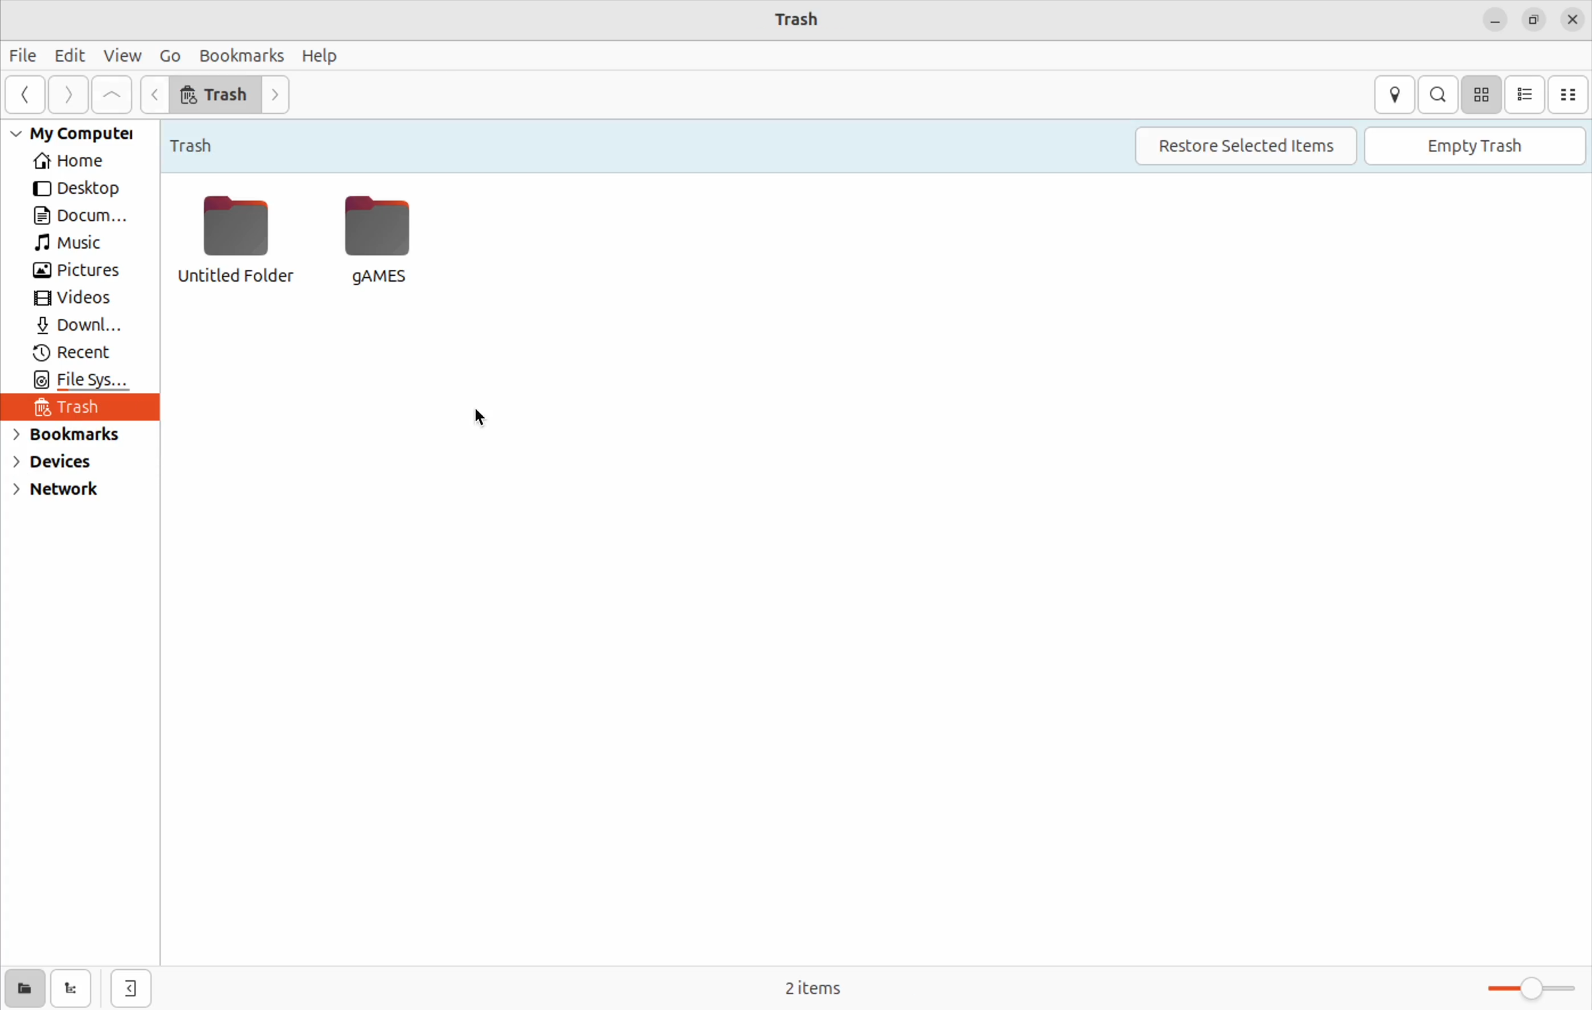  What do you see at coordinates (485, 417) in the screenshot?
I see `cursor` at bounding box center [485, 417].